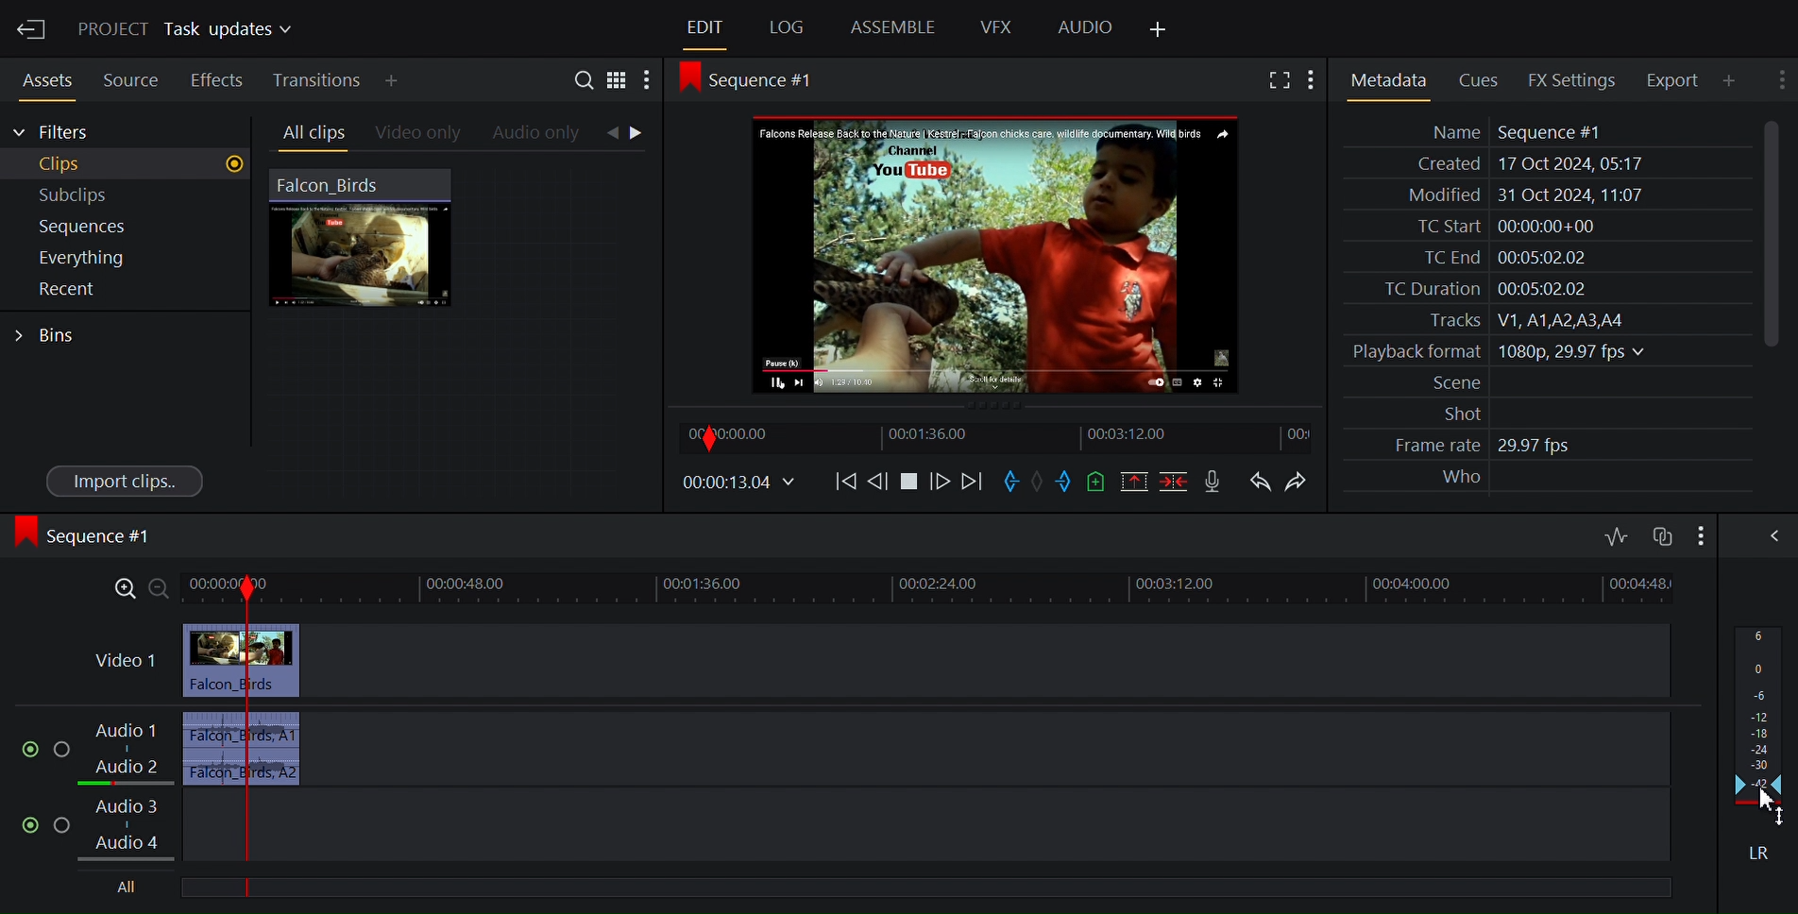 Image resolution: width=1798 pixels, height=914 pixels. Describe the element at coordinates (26, 823) in the screenshot. I see `Mute/unmute` at that location.